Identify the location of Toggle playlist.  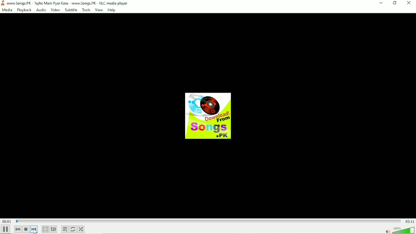
(64, 229).